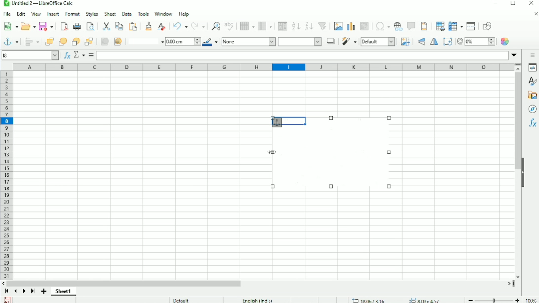 The image size is (539, 303). What do you see at coordinates (66, 55) in the screenshot?
I see `Function wizard` at bounding box center [66, 55].